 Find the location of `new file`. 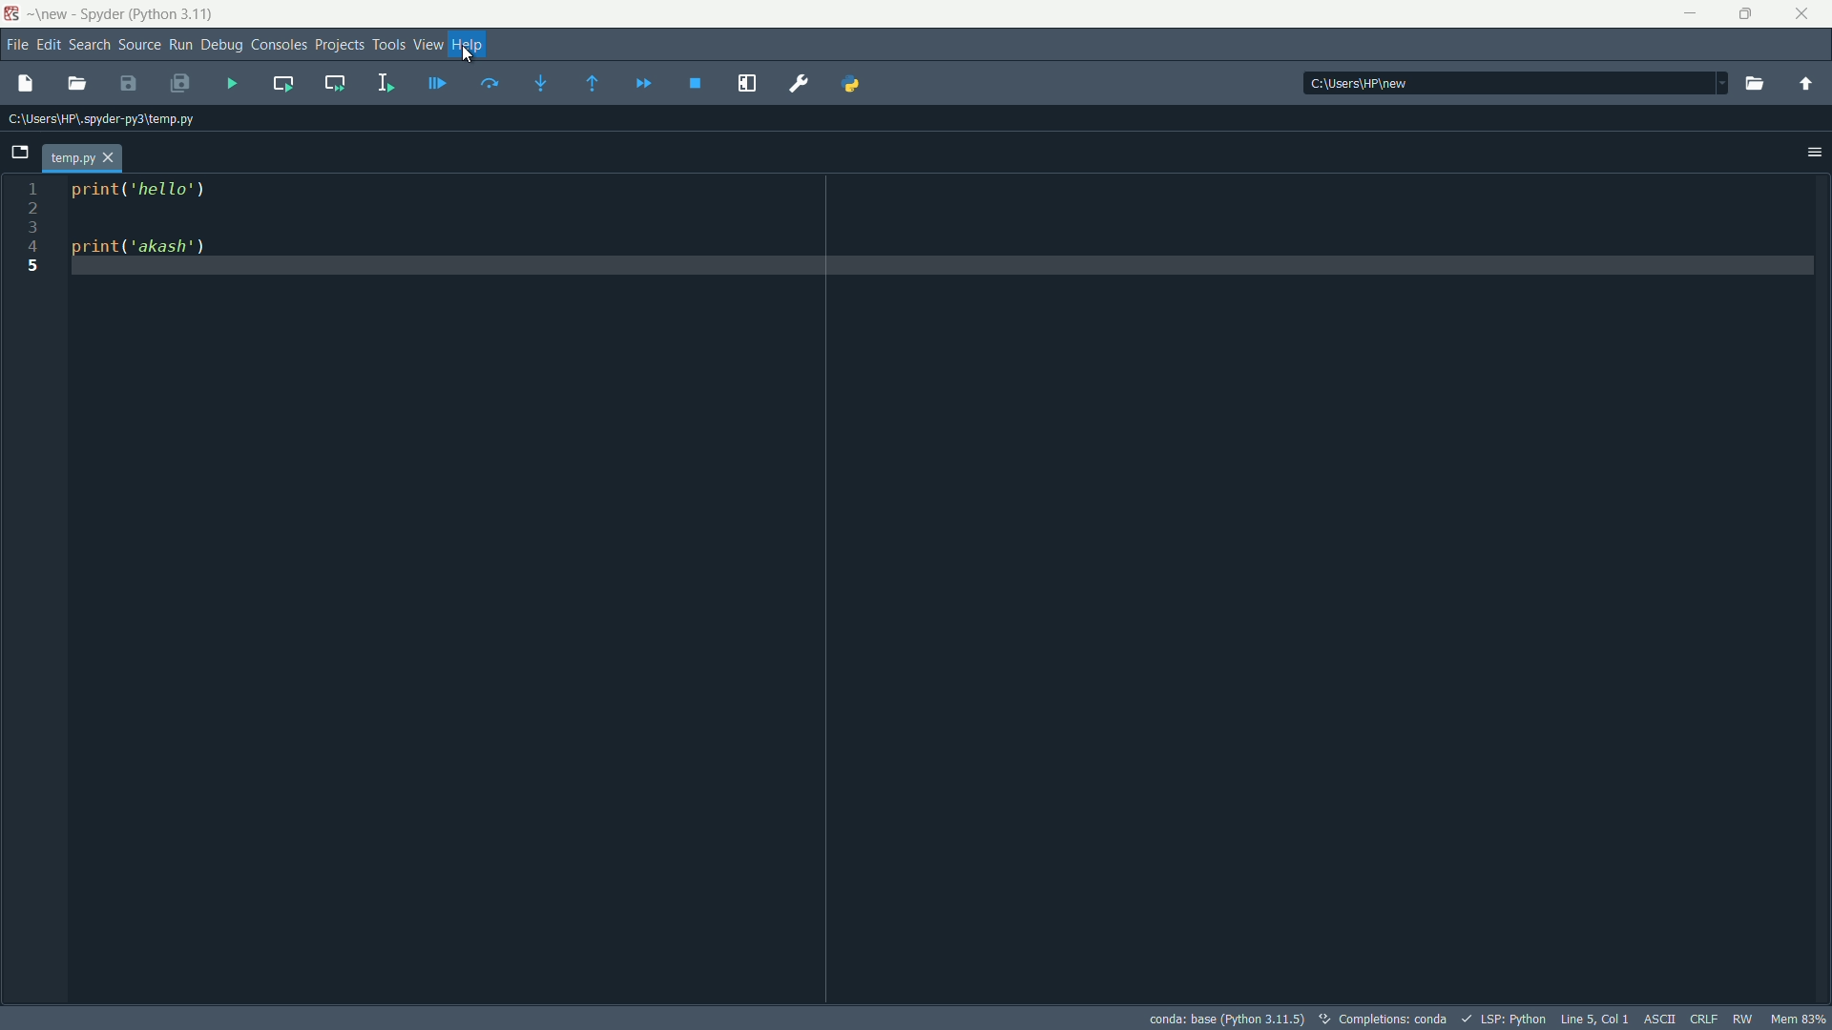

new file is located at coordinates (27, 85).